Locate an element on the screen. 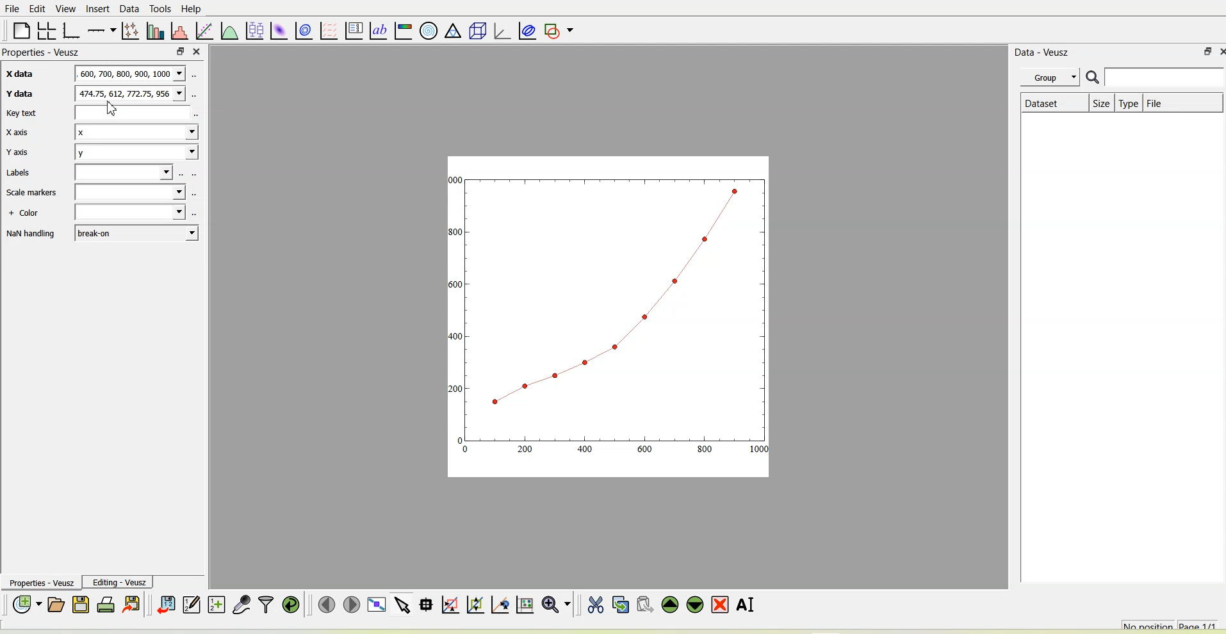 The image size is (1226, 634). 300 is located at coordinates (457, 231).